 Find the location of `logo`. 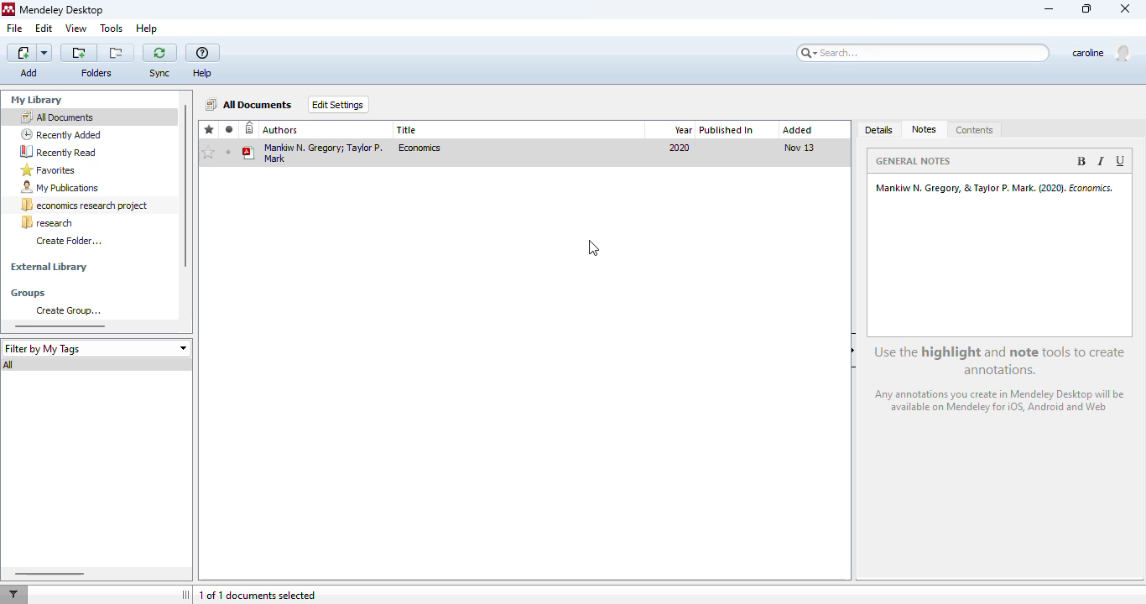

logo is located at coordinates (8, 9).